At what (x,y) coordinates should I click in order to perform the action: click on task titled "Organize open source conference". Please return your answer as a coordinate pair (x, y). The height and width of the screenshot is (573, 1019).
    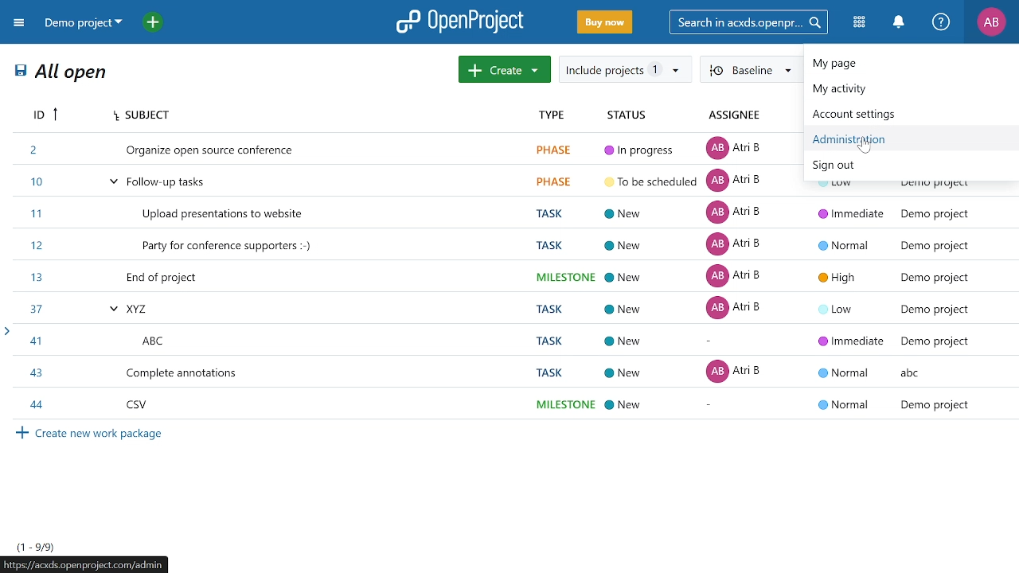
    Looking at the image, I should click on (408, 148).